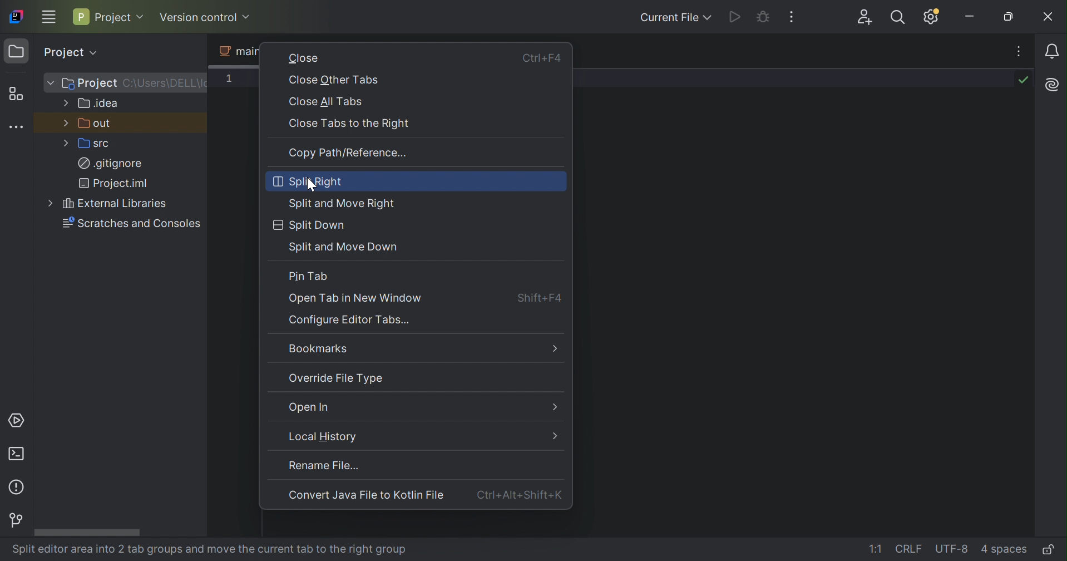  What do you see at coordinates (13, 521) in the screenshot?
I see `Version control` at bounding box center [13, 521].